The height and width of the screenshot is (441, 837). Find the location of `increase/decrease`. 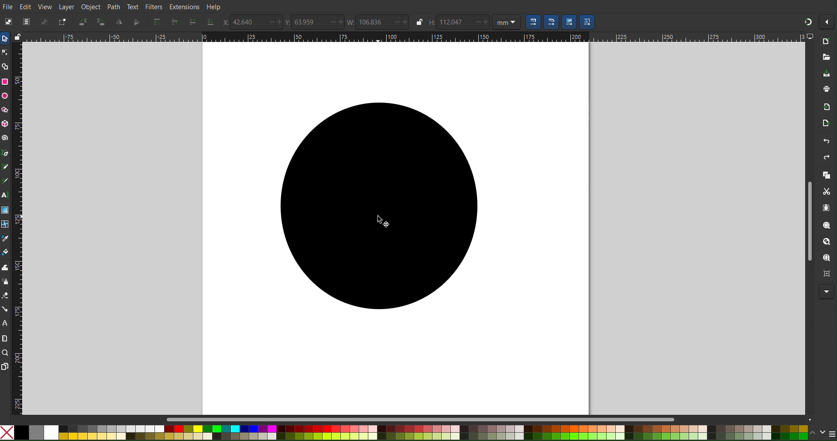

increase/decrease is located at coordinates (275, 22).